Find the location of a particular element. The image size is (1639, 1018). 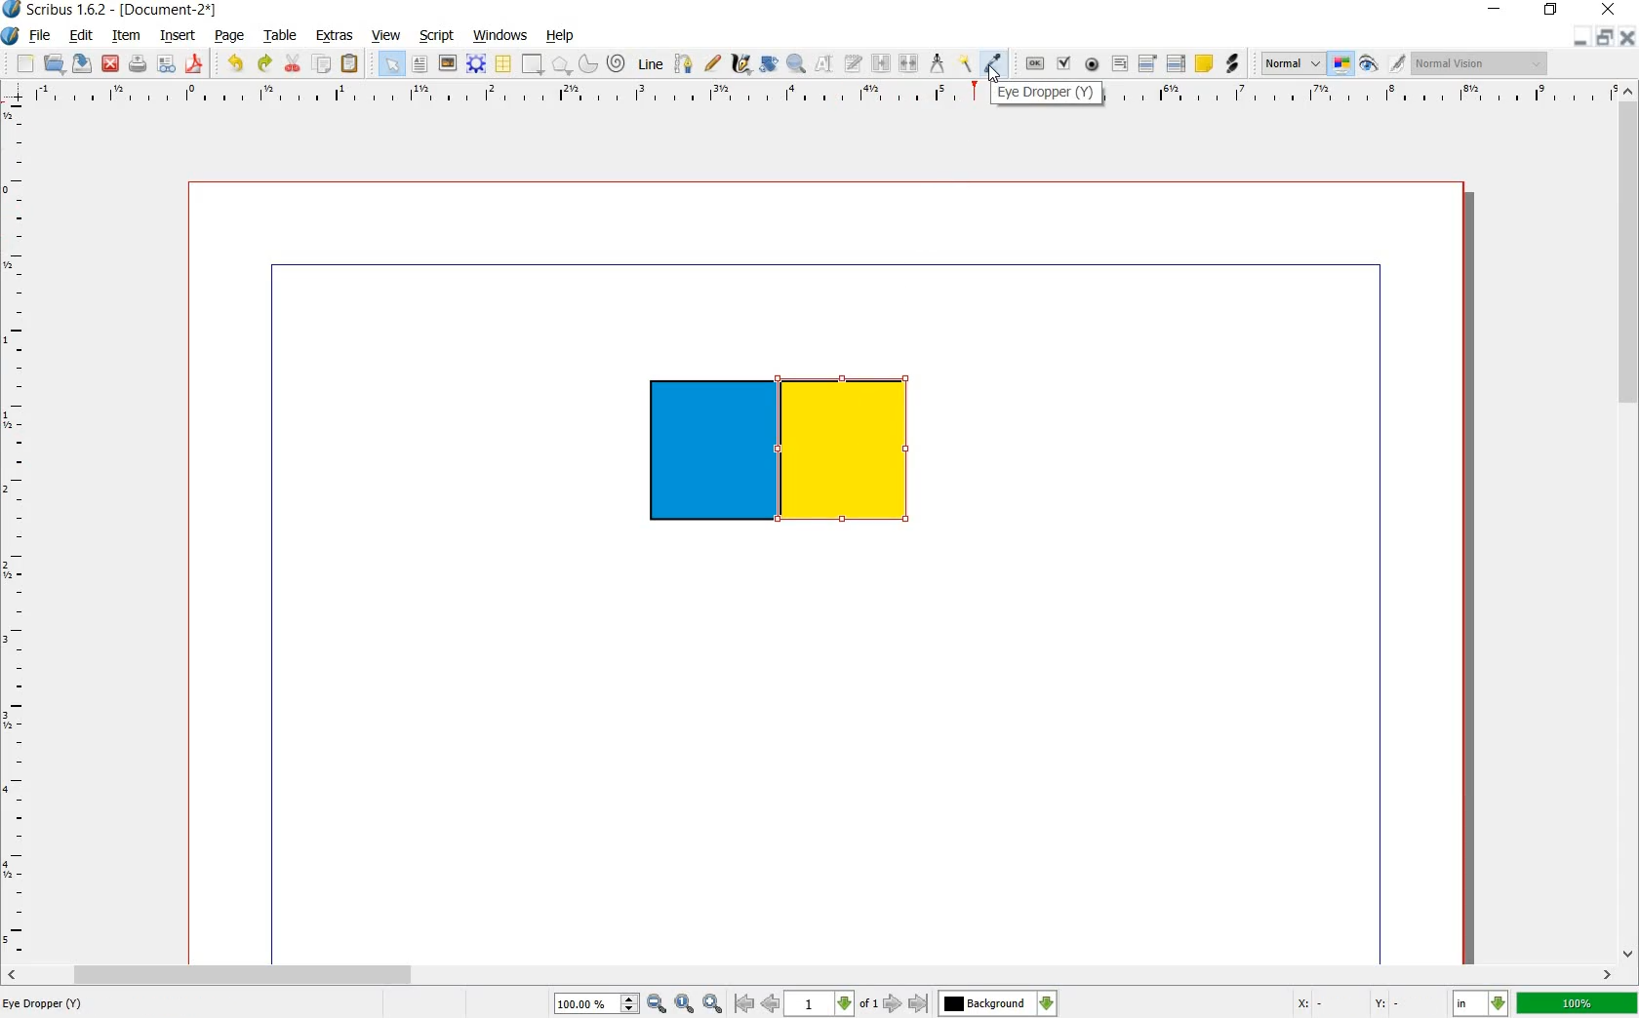

100.00% is located at coordinates (595, 1002).